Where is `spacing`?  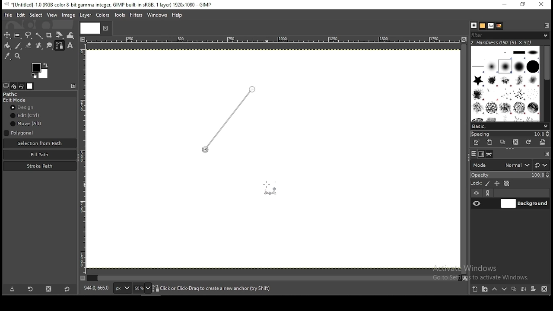
spacing is located at coordinates (510, 134).